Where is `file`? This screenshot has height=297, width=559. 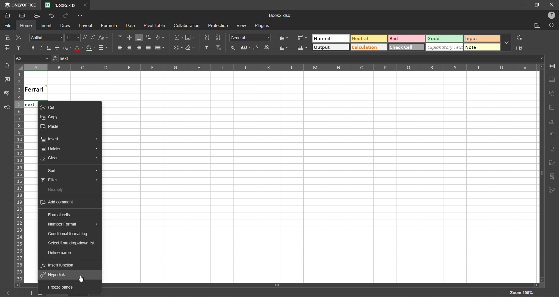 file is located at coordinates (8, 26).